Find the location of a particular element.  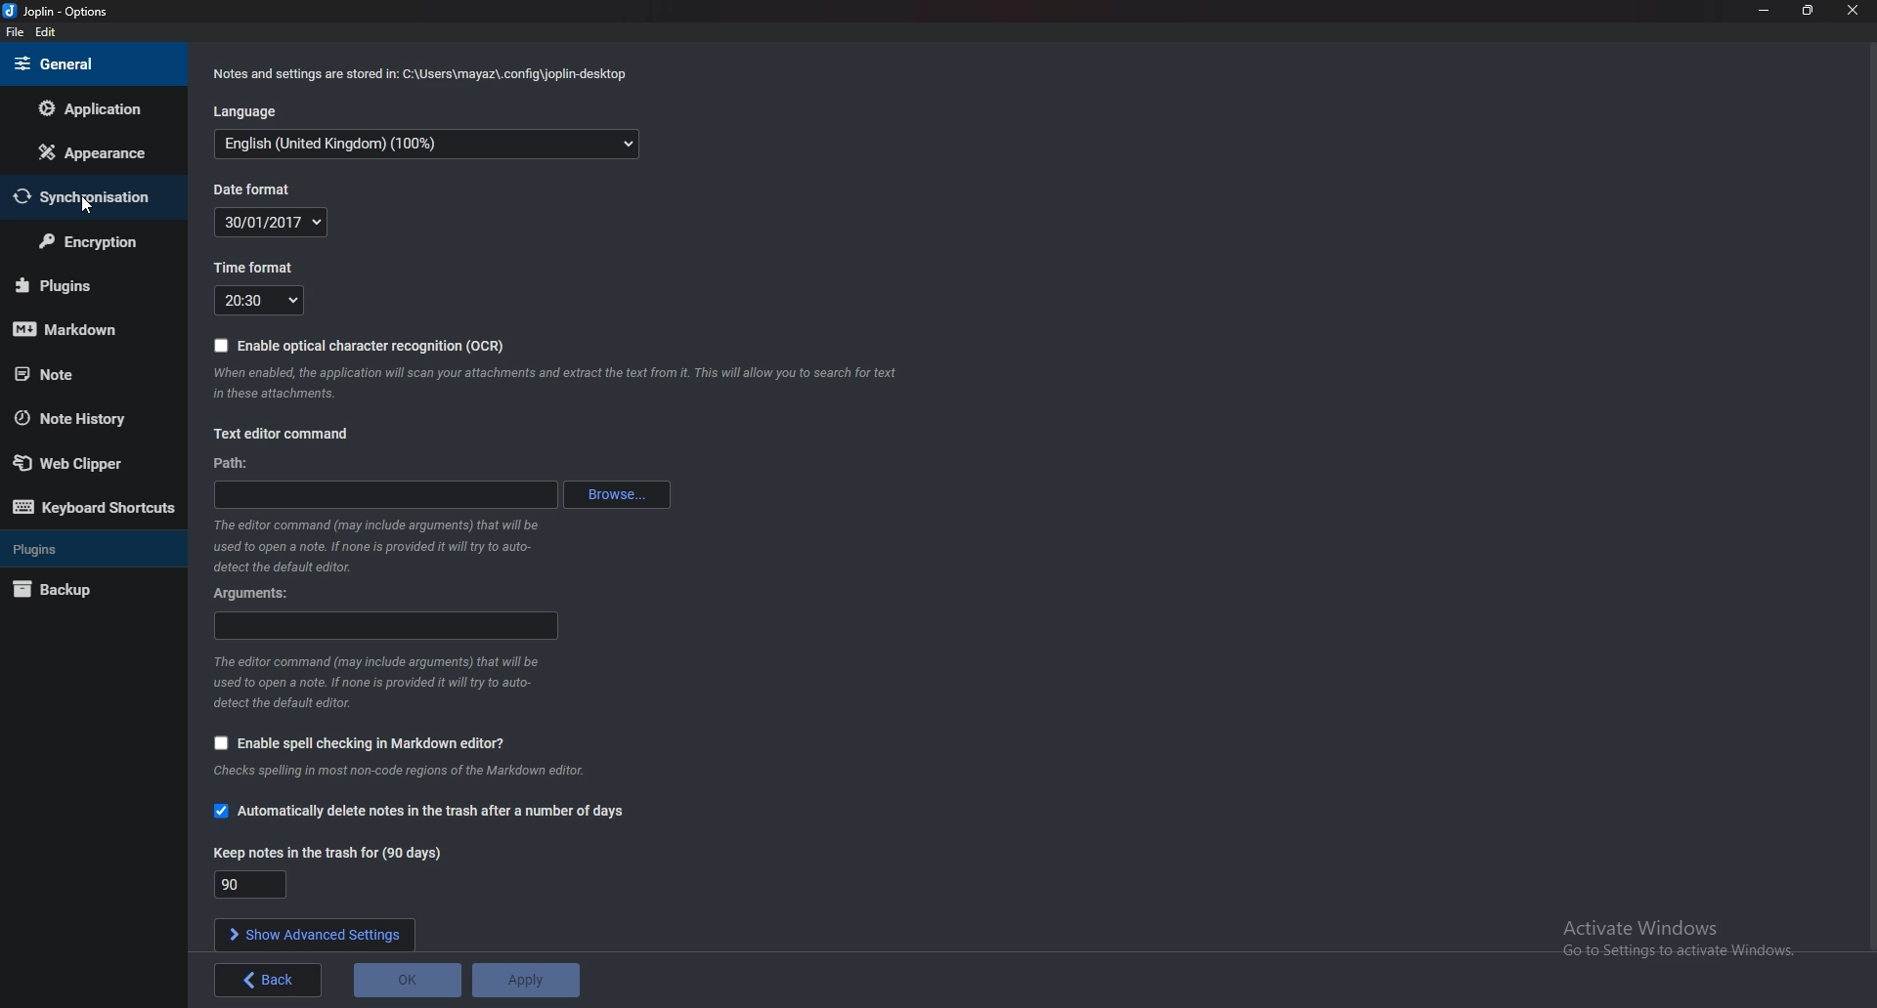

Date format is located at coordinates (258, 189).